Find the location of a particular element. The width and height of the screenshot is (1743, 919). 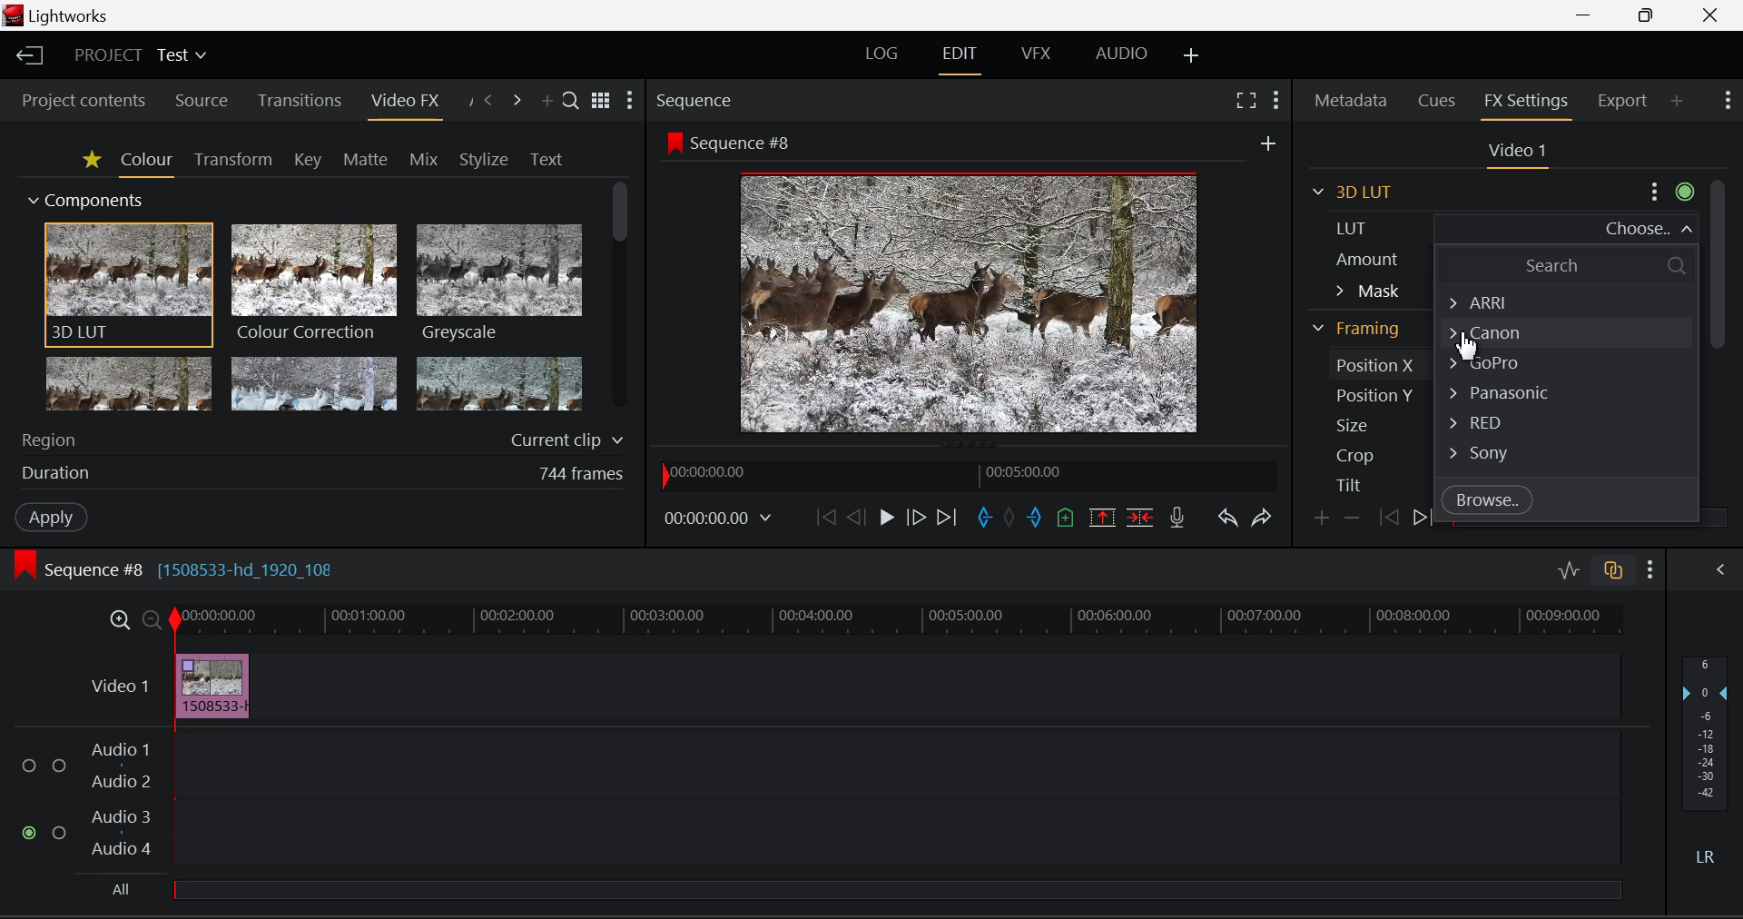

Audio 3 is located at coordinates (123, 816).